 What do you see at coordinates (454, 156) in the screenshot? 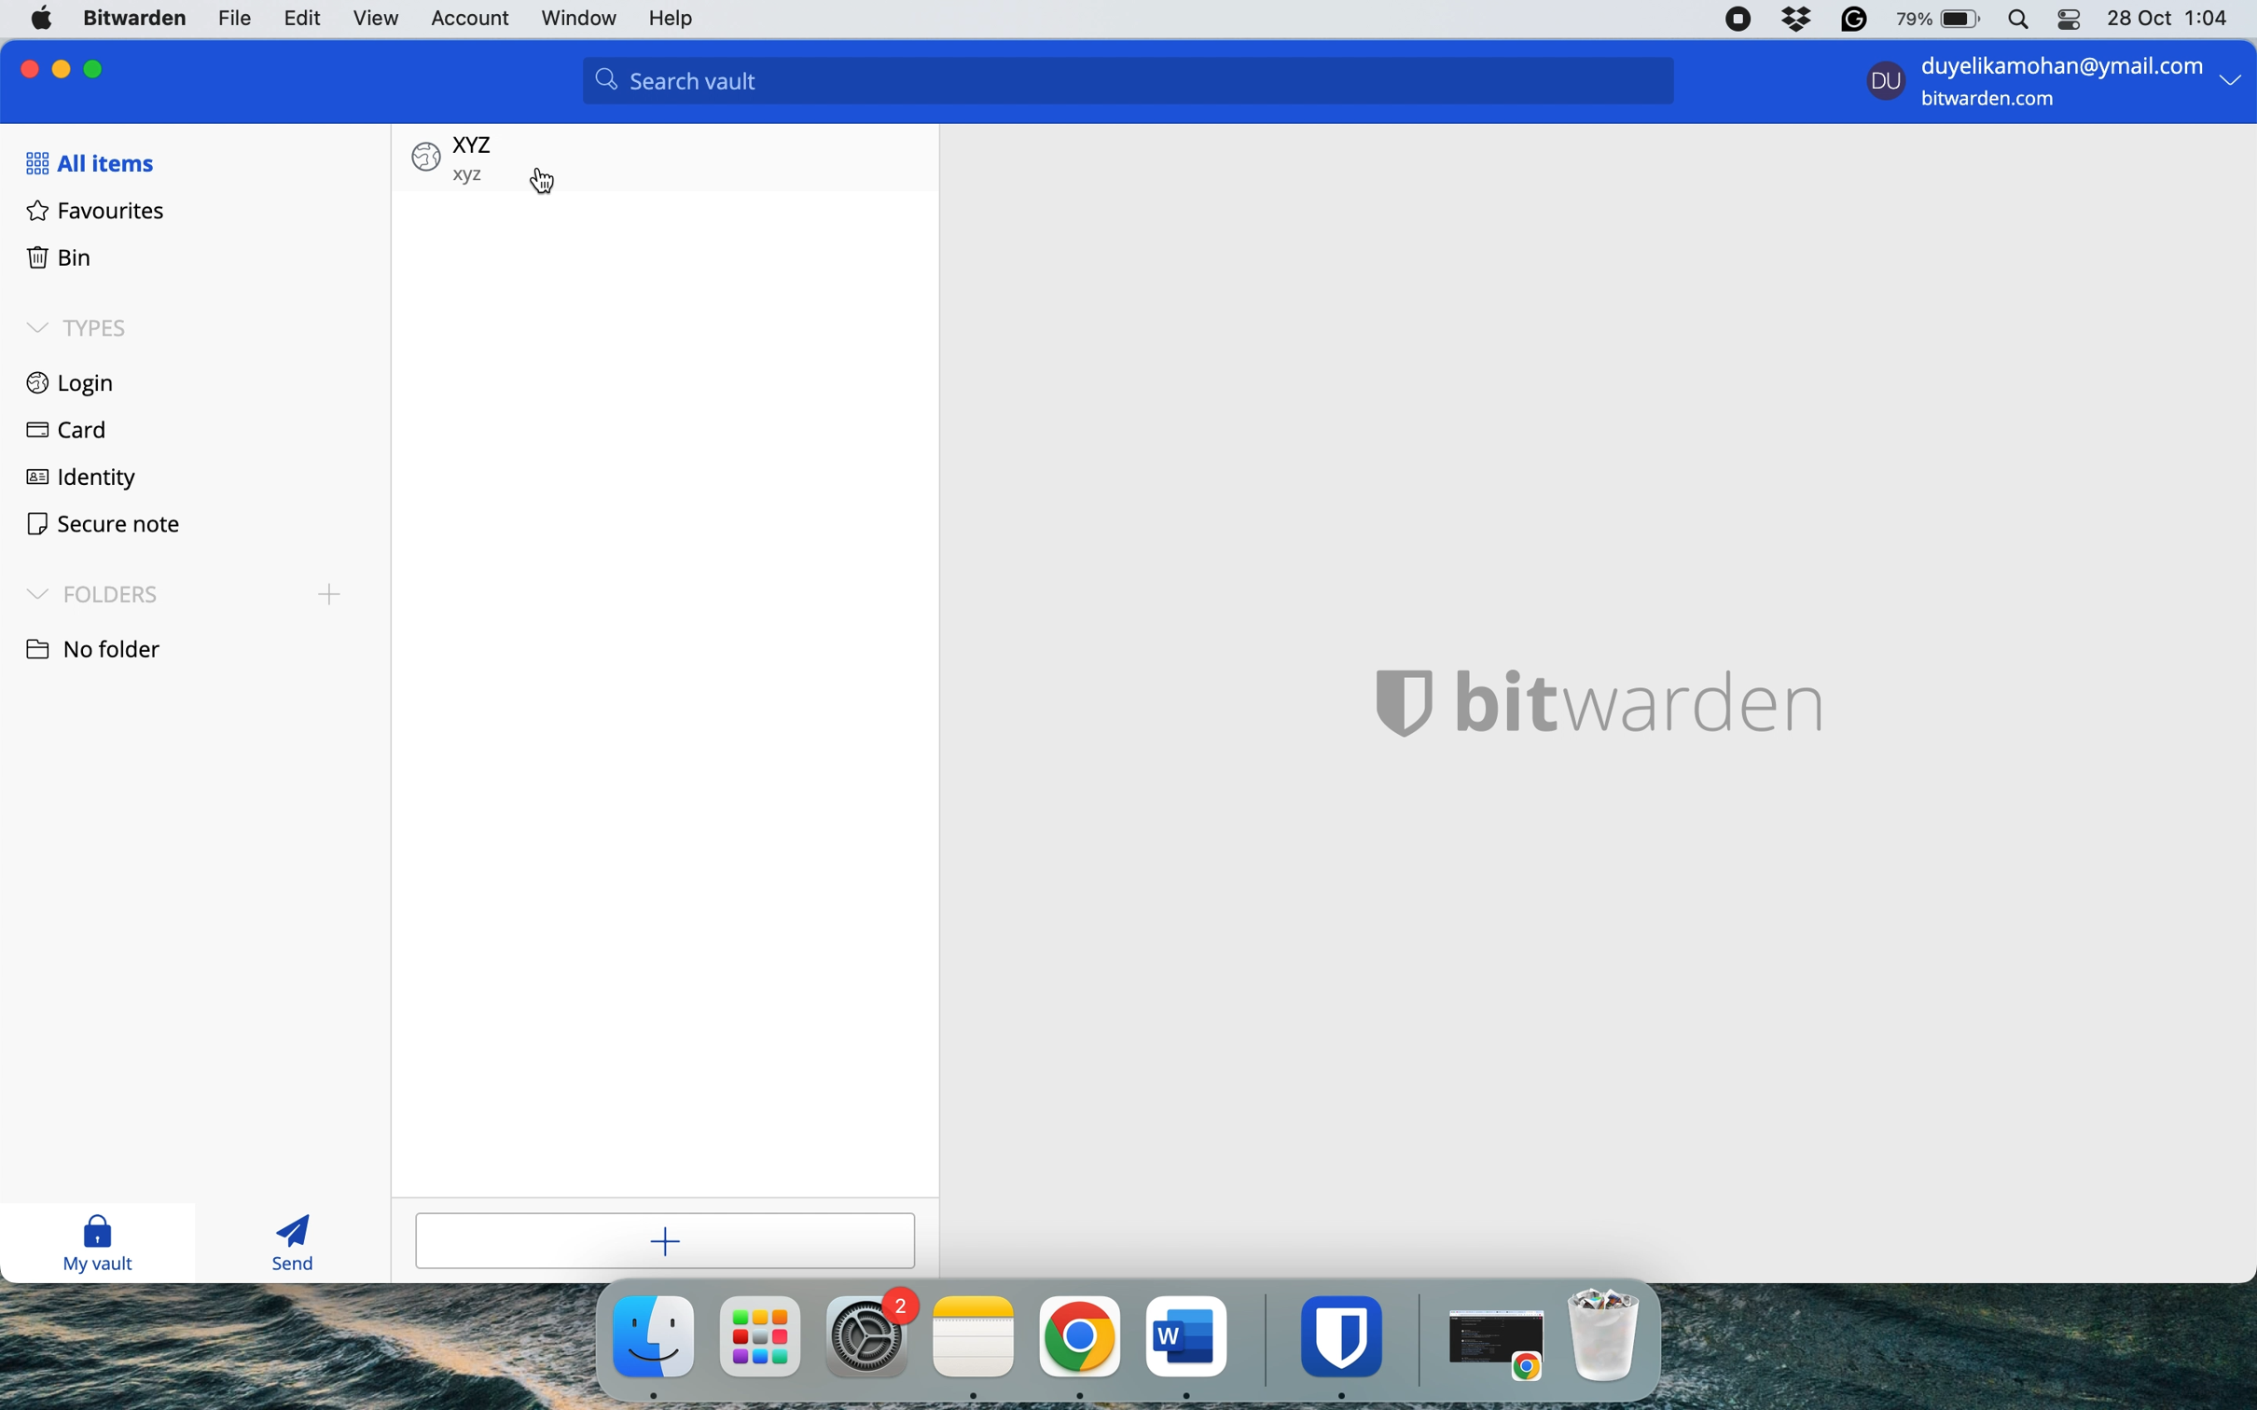
I see `saved password` at bounding box center [454, 156].